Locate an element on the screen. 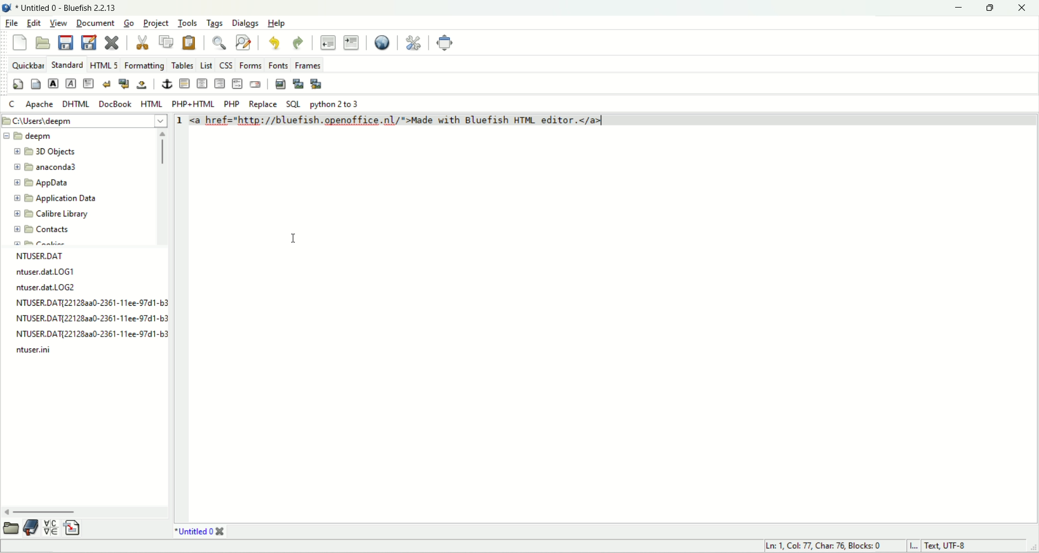 The height and width of the screenshot is (553, 1039). body is located at coordinates (36, 85).